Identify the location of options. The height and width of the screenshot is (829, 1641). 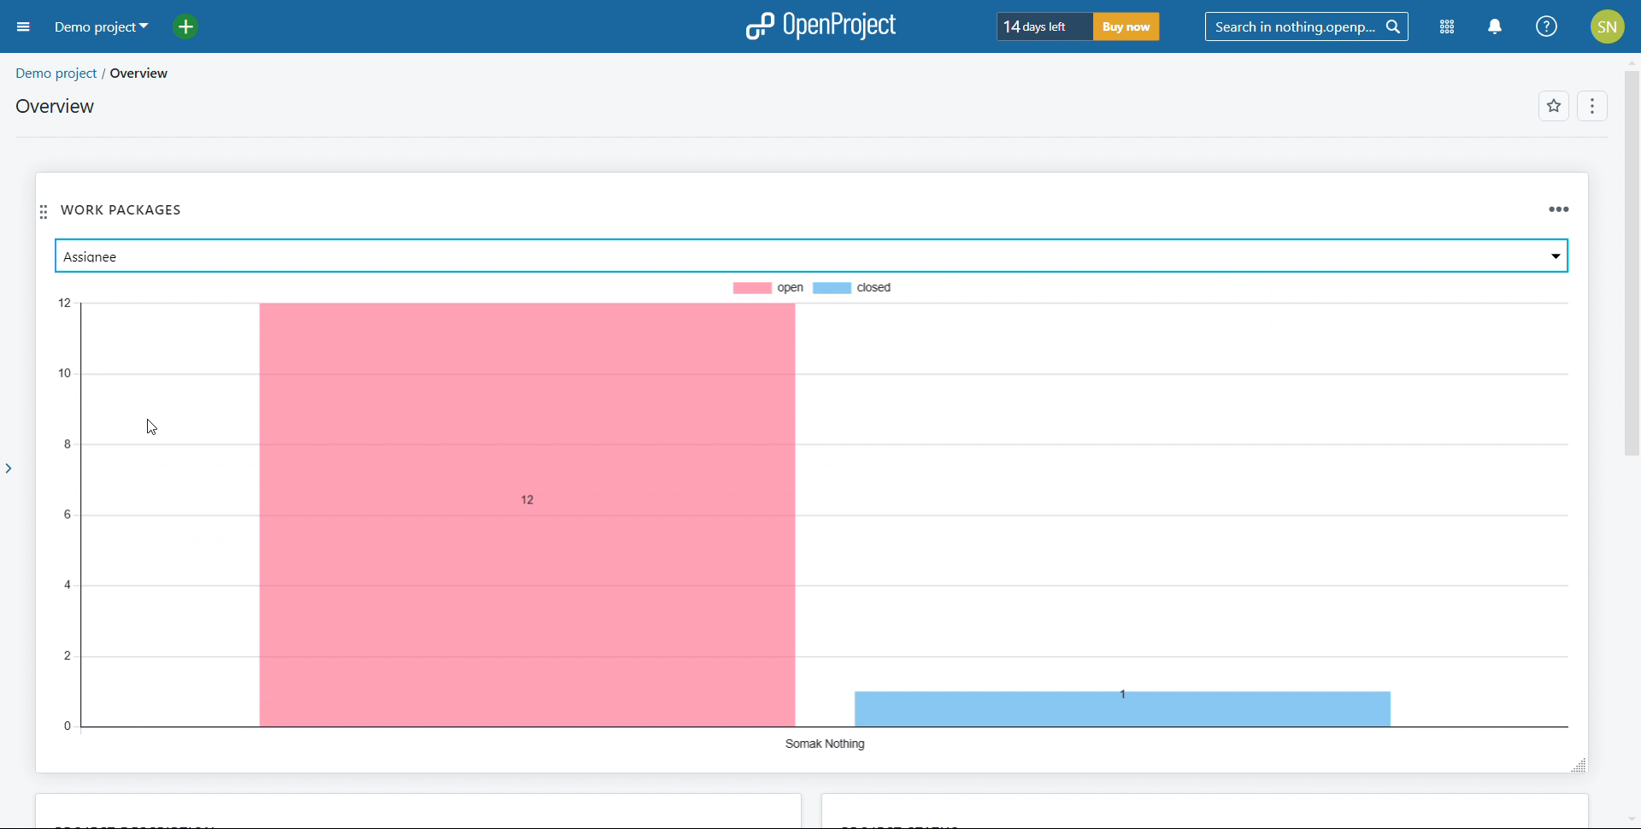
(1592, 106).